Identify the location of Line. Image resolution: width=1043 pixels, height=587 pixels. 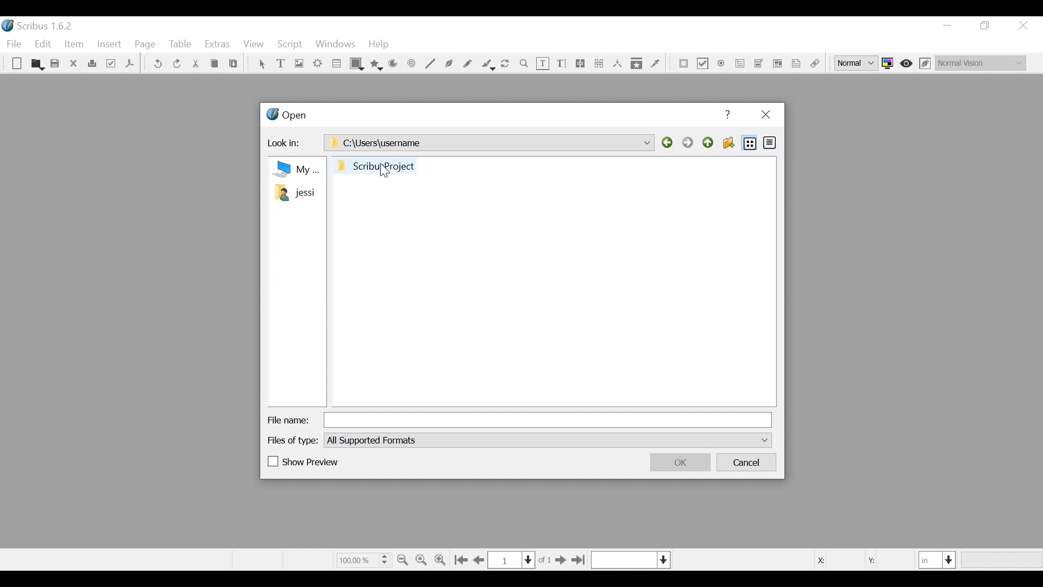
(430, 64).